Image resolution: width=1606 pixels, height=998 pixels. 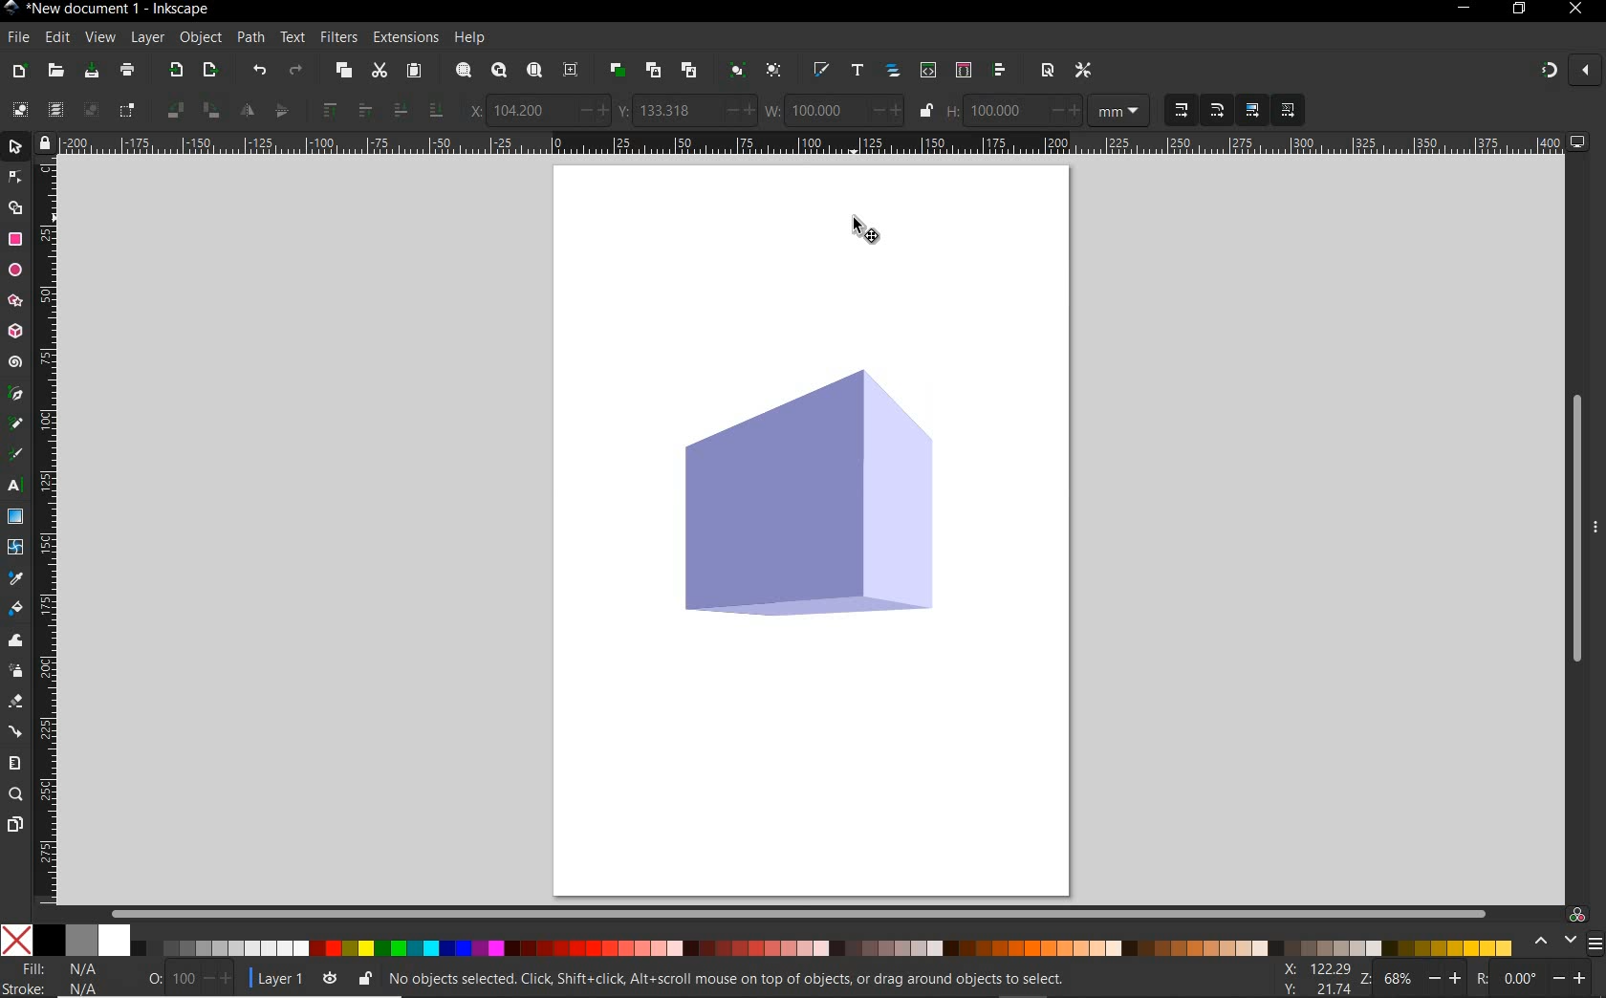 I want to click on print, so click(x=128, y=71).